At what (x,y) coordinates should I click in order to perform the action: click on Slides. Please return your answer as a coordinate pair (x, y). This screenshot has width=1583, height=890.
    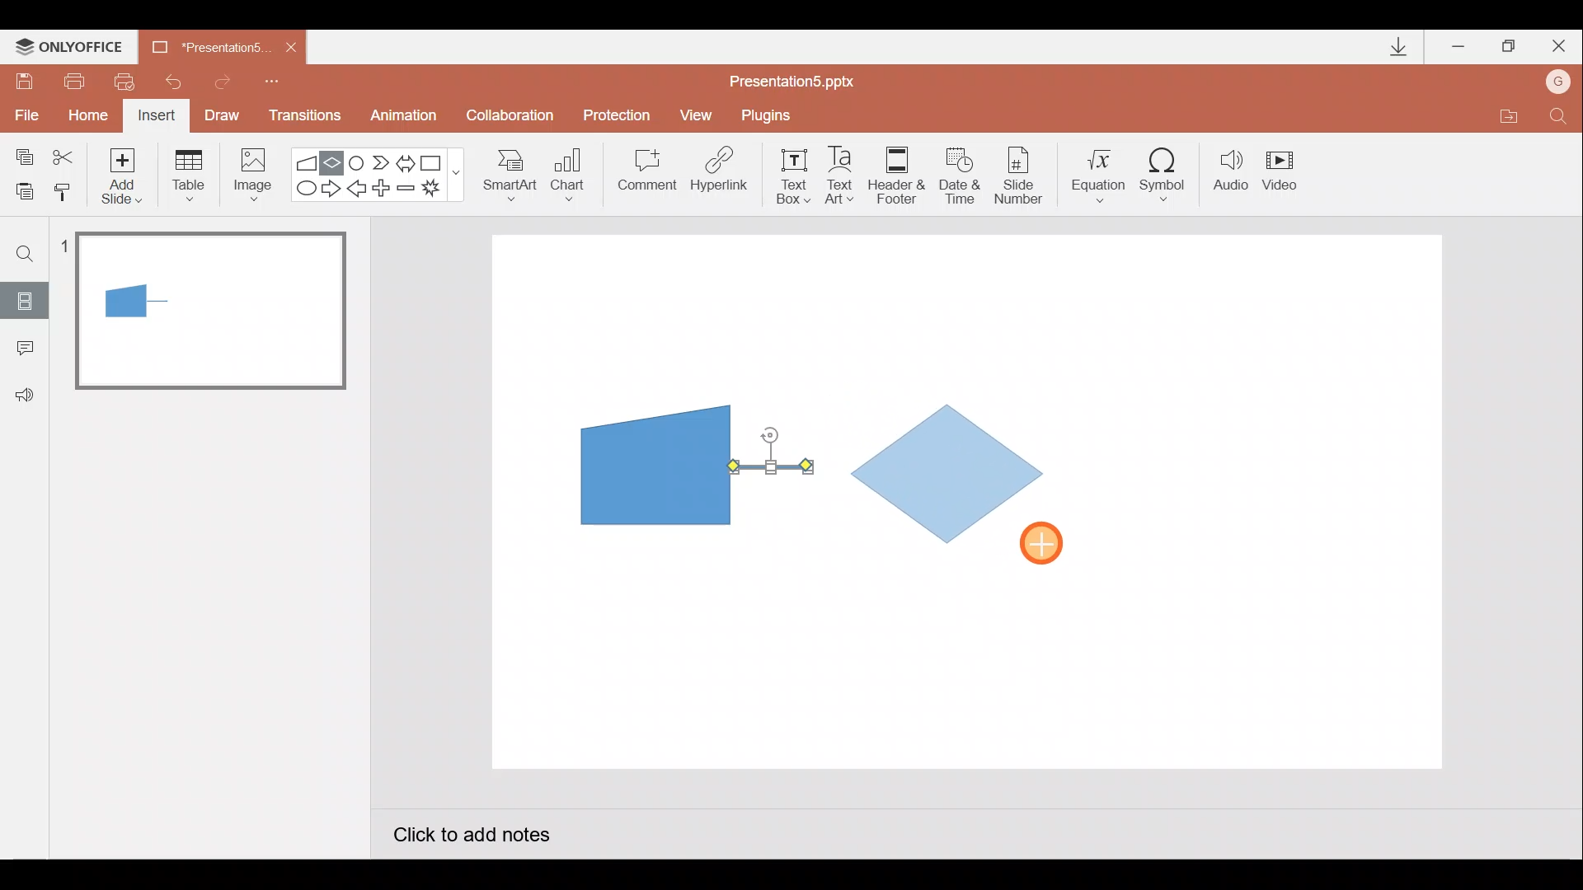
    Looking at the image, I should click on (24, 300).